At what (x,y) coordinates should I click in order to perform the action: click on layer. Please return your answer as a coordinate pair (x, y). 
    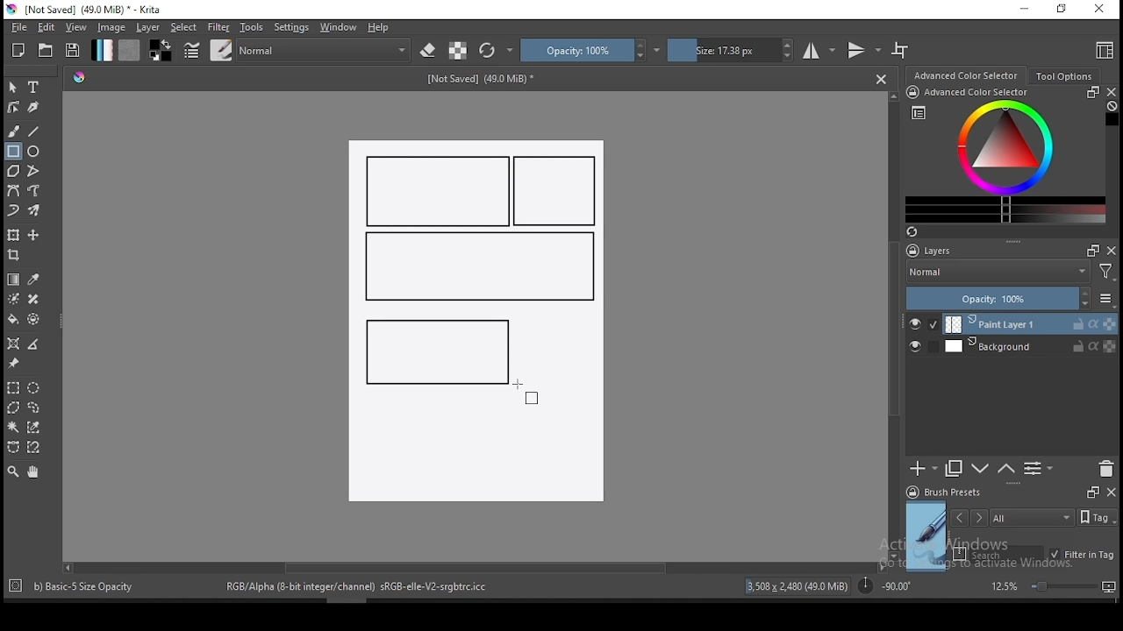
    Looking at the image, I should click on (1031, 324).